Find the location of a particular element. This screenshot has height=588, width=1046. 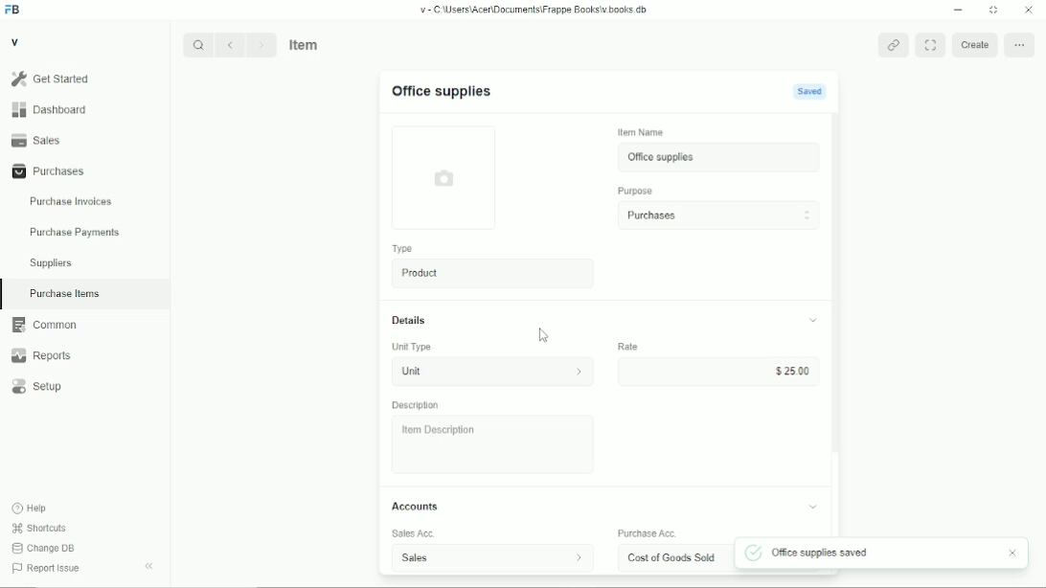

item description is located at coordinates (493, 444).